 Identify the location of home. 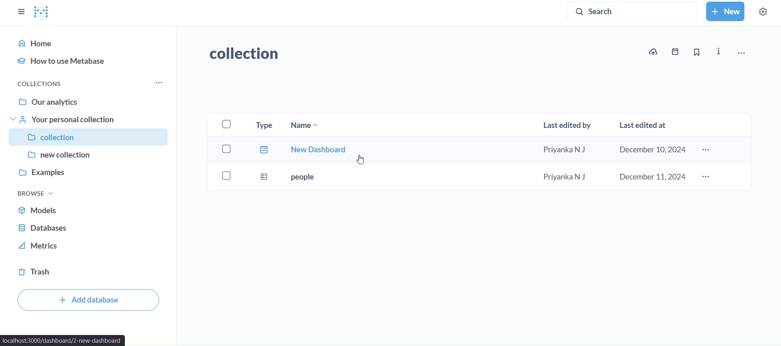
(90, 42).